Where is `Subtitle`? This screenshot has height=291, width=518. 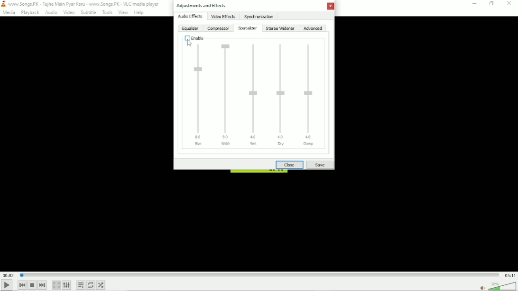
Subtitle is located at coordinates (88, 13).